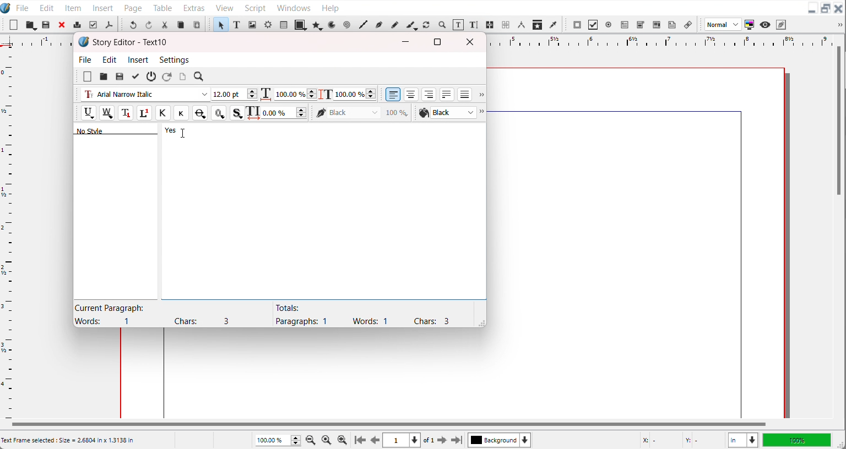  What do you see at coordinates (346, 25) in the screenshot?
I see `Spiral` at bounding box center [346, 25].